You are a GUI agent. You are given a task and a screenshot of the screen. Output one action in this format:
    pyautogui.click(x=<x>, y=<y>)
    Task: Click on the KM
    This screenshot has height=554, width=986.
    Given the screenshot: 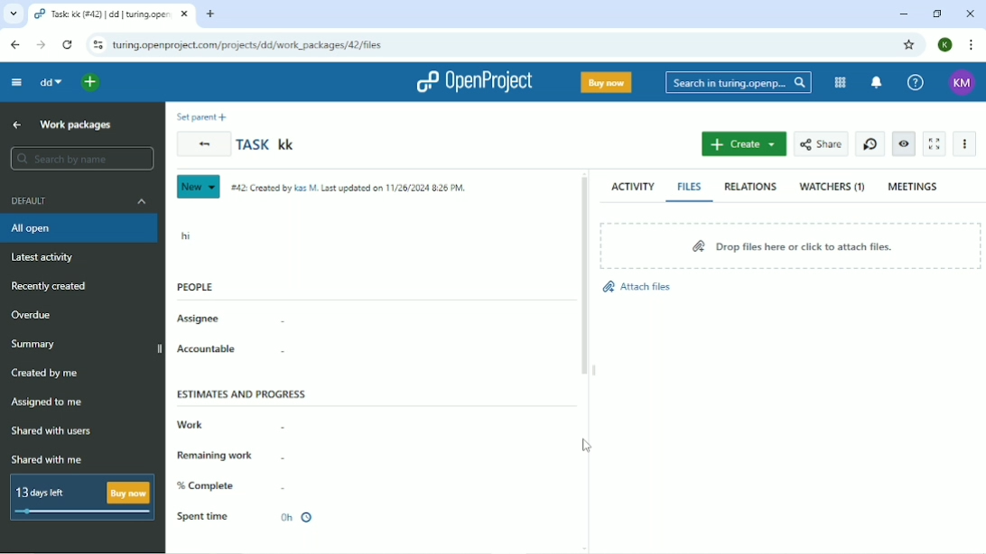 What is the action you would take?
    pyautogui.click(x=962, y=83)
    